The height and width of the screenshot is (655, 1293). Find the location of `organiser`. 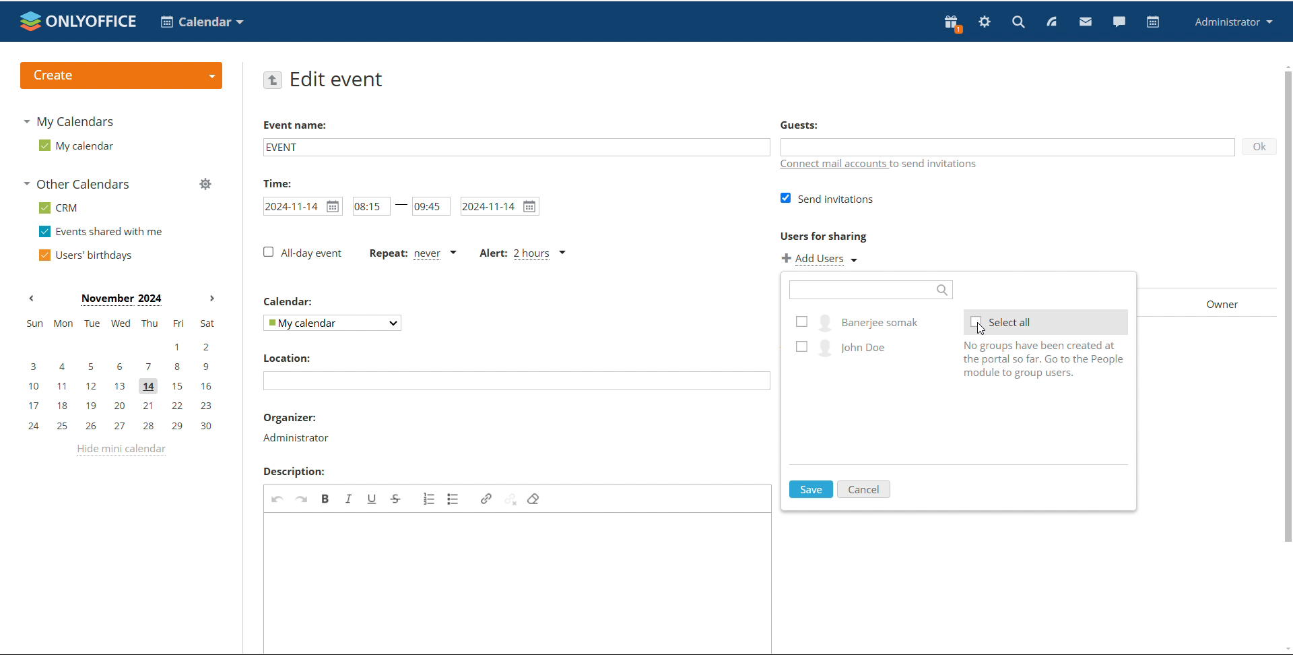

organiser is located at coordinates (289, 417).